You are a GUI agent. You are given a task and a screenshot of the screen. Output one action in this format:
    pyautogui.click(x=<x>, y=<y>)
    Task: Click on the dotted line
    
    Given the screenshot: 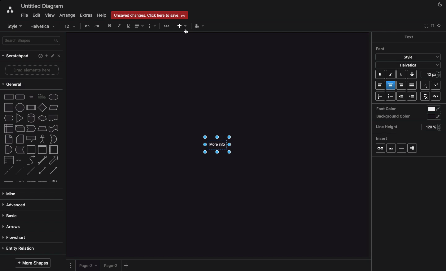 What is the action you would take?
    pyautogui.click(x=19, y=170)
    